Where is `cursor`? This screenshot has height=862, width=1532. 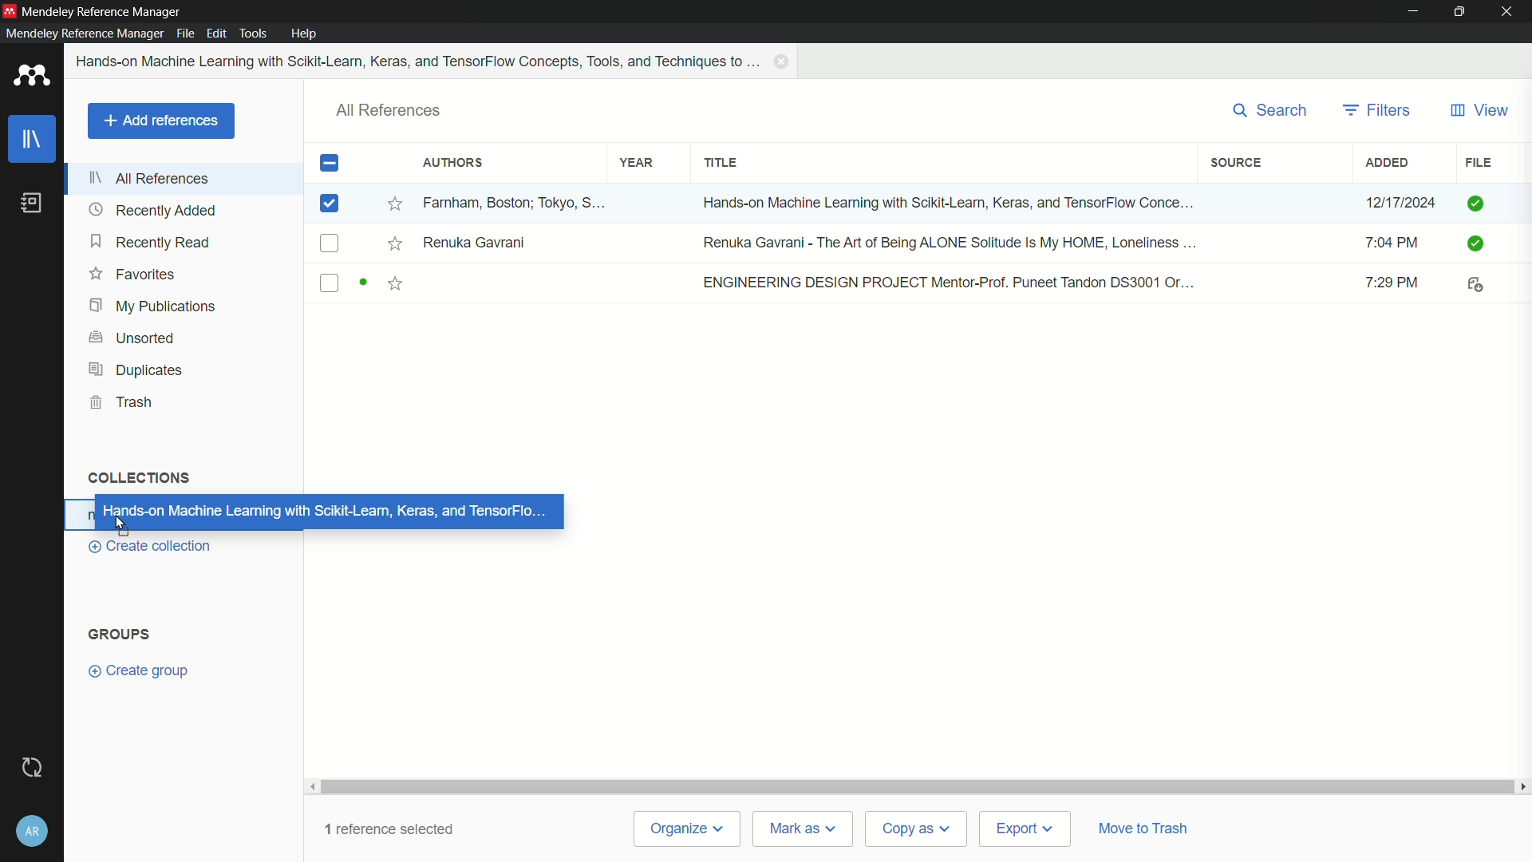 cursor is located at coordinates (120, 524).